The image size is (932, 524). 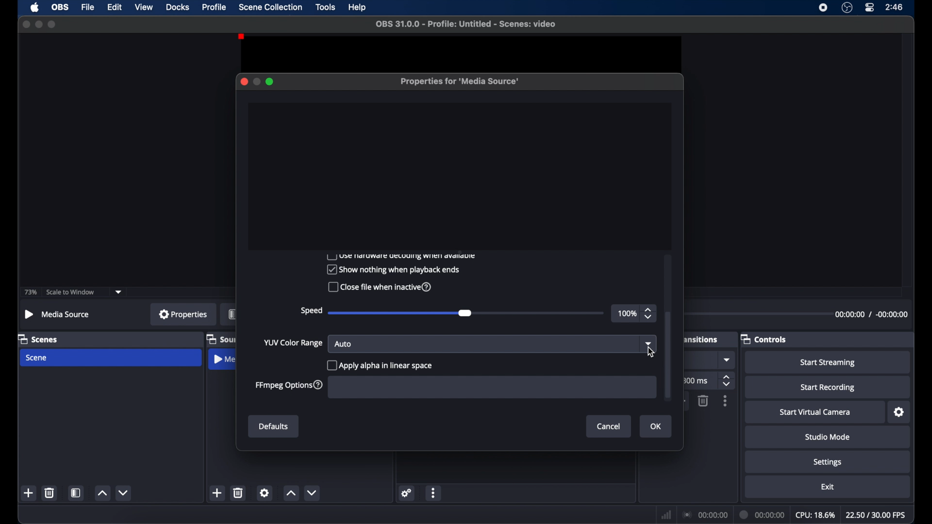 I want to click on settings, so click(x=265, y=492).